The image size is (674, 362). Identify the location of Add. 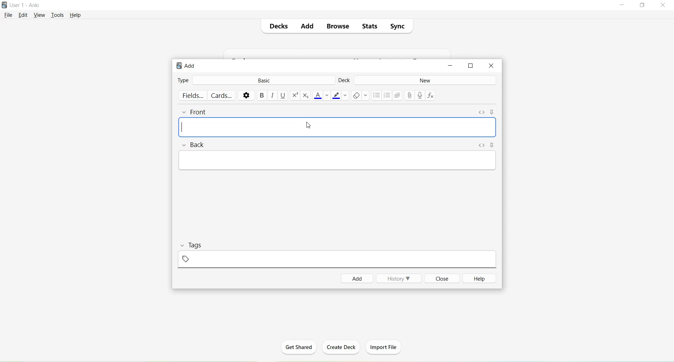
(357, 279).